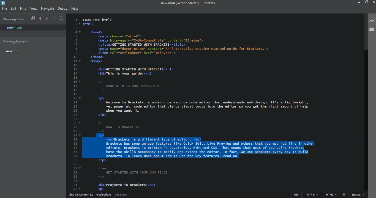  I want to click on getting started, so click(17, 42).